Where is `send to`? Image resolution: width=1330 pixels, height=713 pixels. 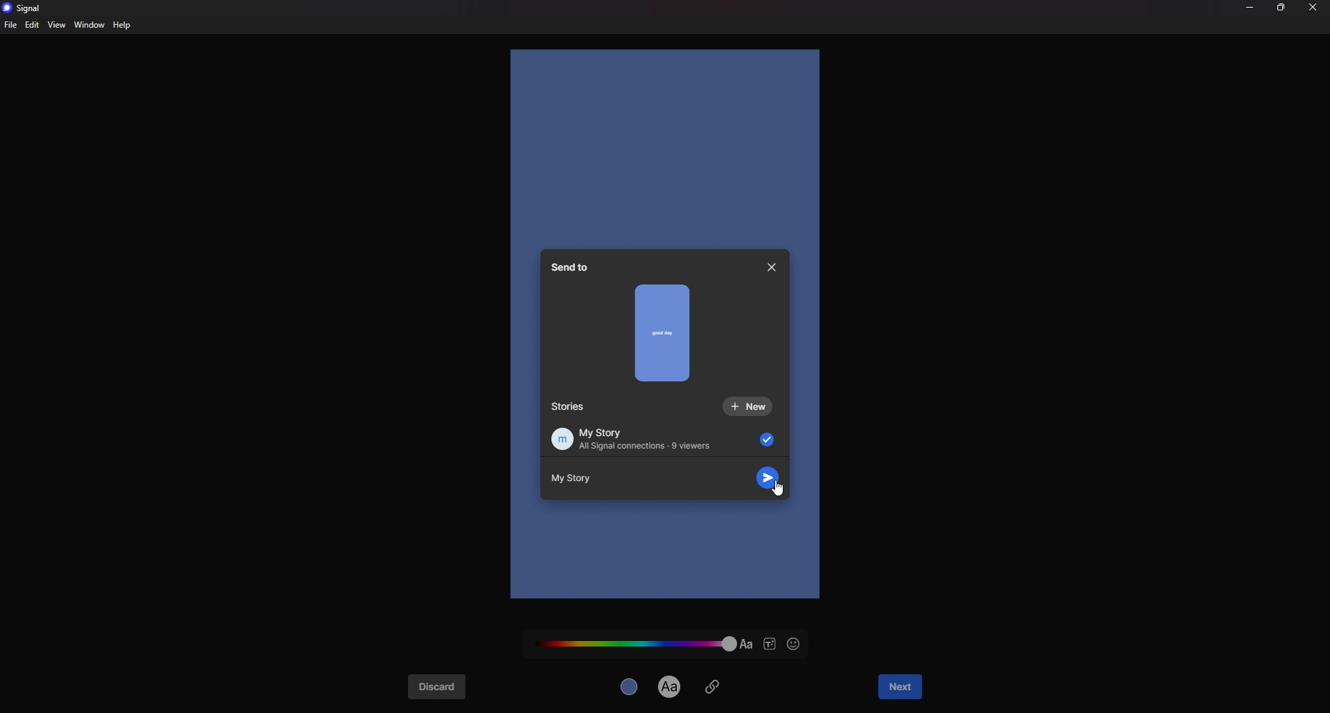
send to is located at coordinates (575, 267).